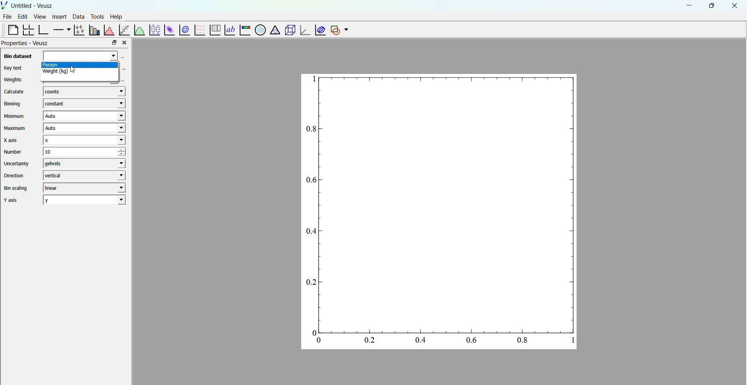  What do you see at coordinates (109, 29) in the screenshot?
I see `Histogram of a dataset` at bounding box center [109, 29].